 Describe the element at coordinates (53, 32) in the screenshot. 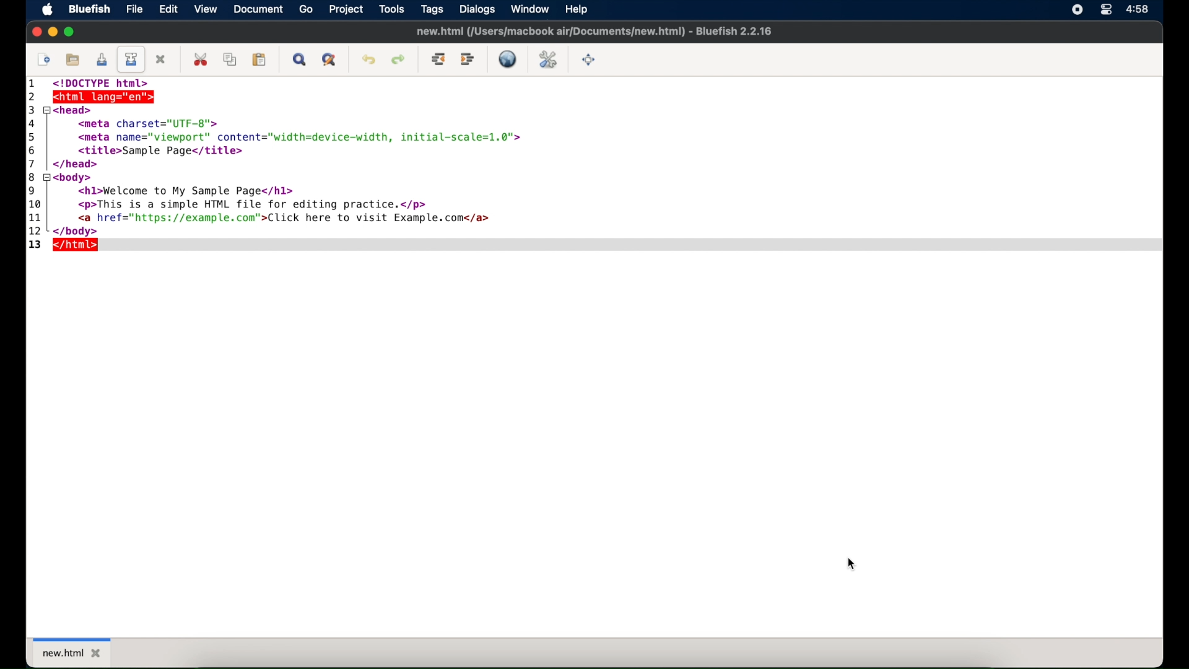

I see `minimize` at that location.